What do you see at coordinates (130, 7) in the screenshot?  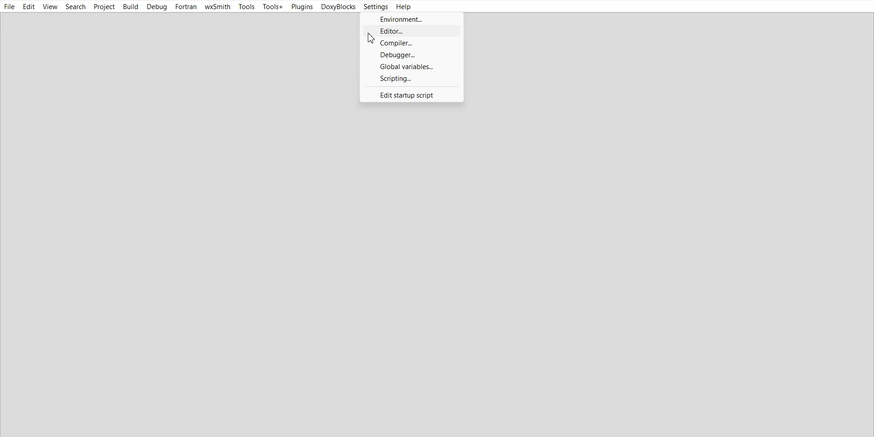 I see `Build` at bounding box center [130, 7].